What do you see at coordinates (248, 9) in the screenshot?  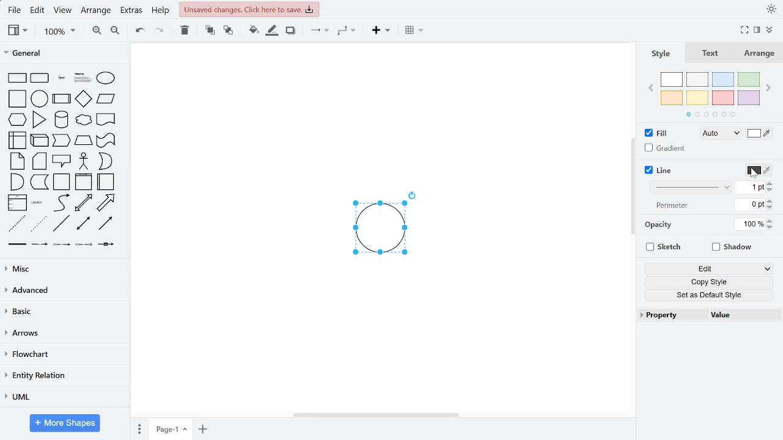 I see `unsaved changes. Click here to save` at bounding box center [248, 9].